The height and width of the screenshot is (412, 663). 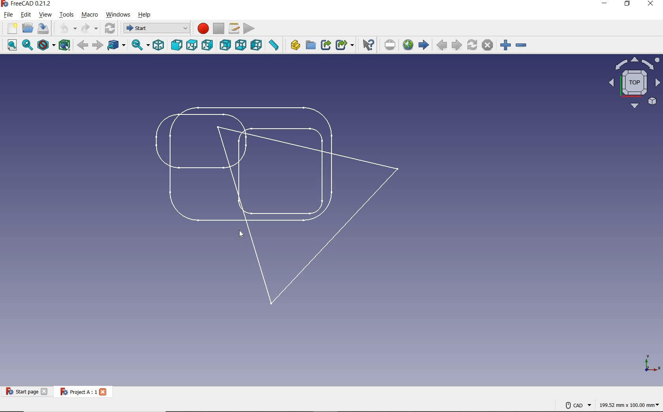 I want to click on WHAT'S THIS?, so click(x=369, y=46).